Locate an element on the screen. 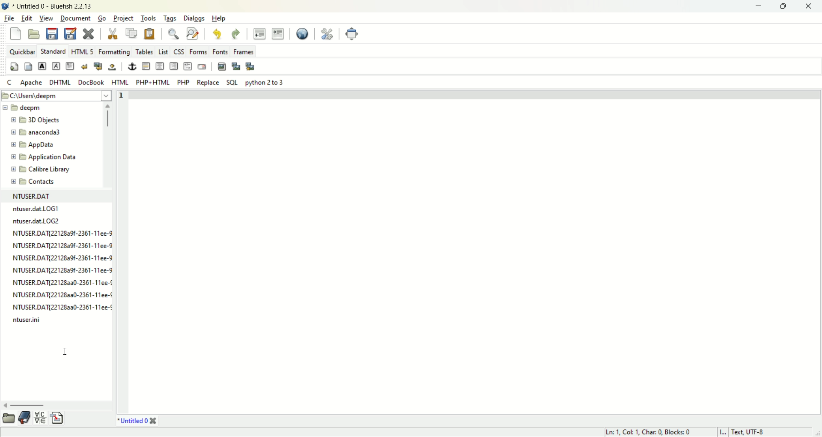 The width and height of the screenshot is (822, 437). Frames is located at coordinates (243, 52).